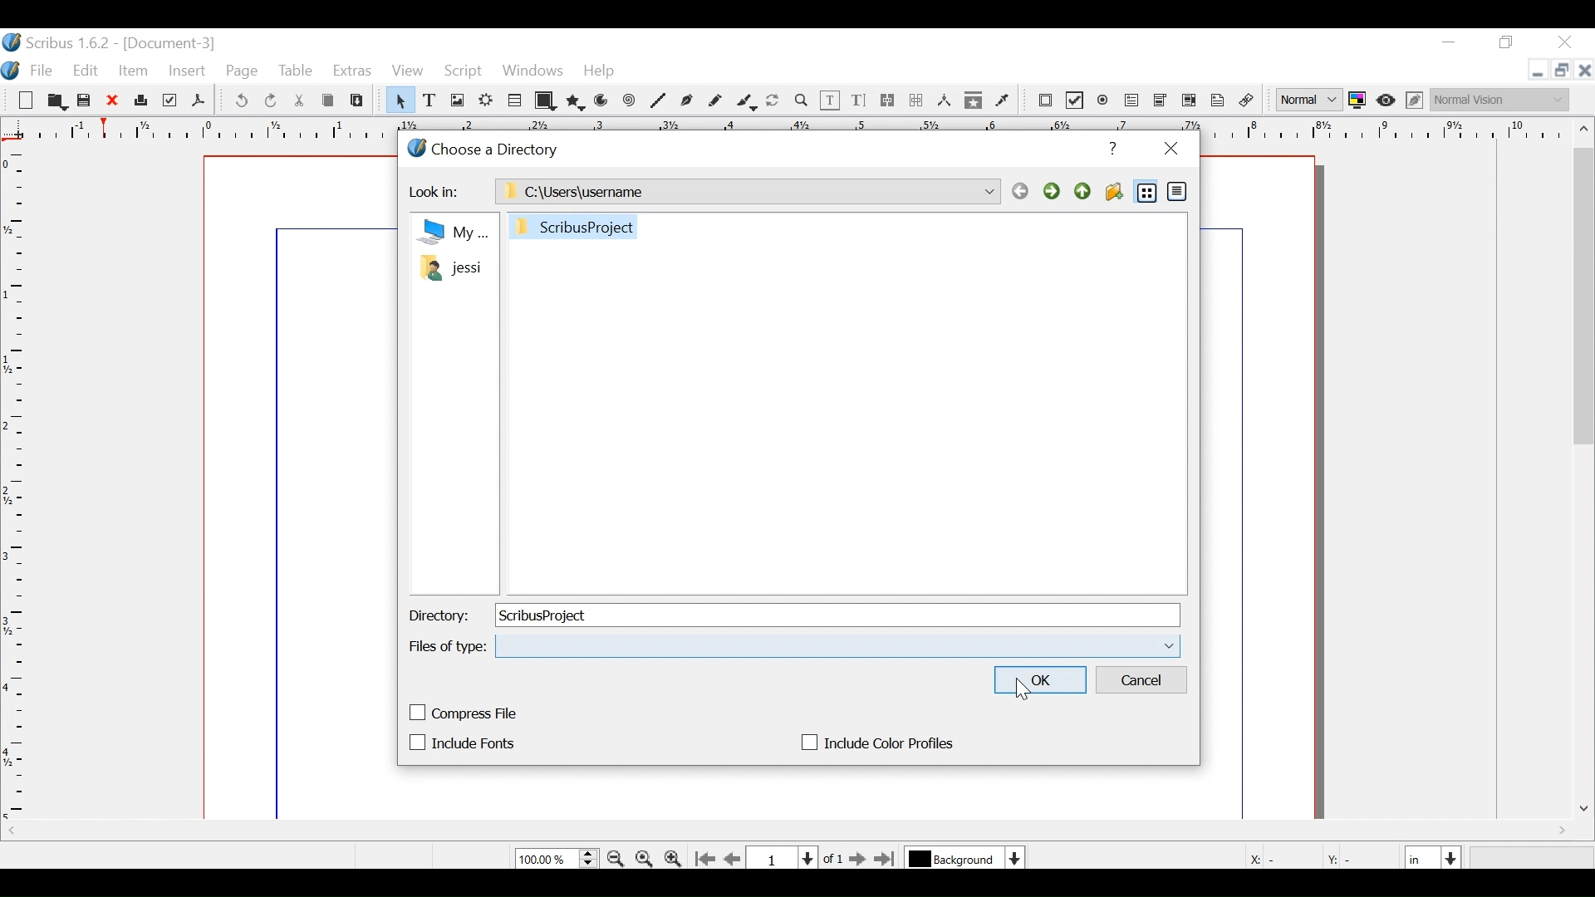 The height and width of the screenshot is (897, 1595). What do you see at coordinates (1421, 856) in the screenshot?
I see `Select the current width` at bounding box center [1421, 856].